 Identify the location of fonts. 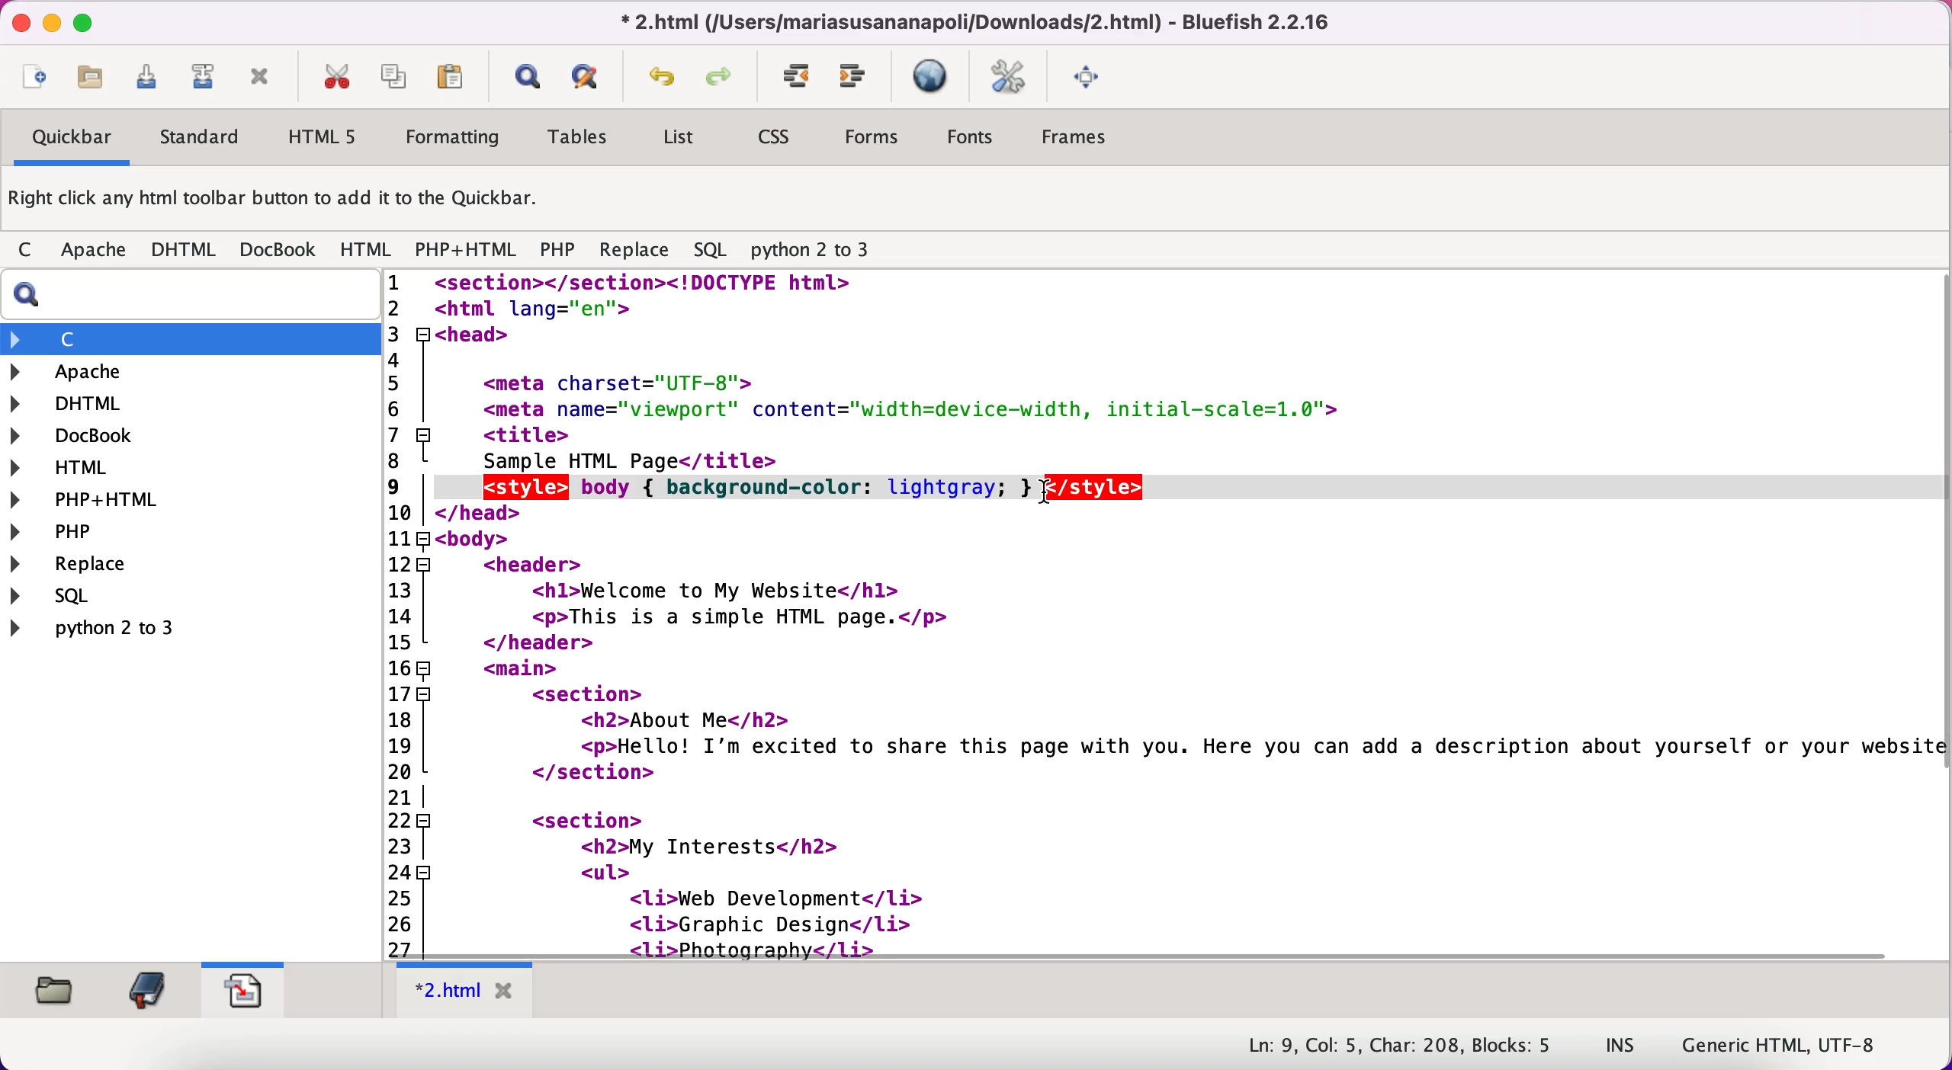
(970, 139).